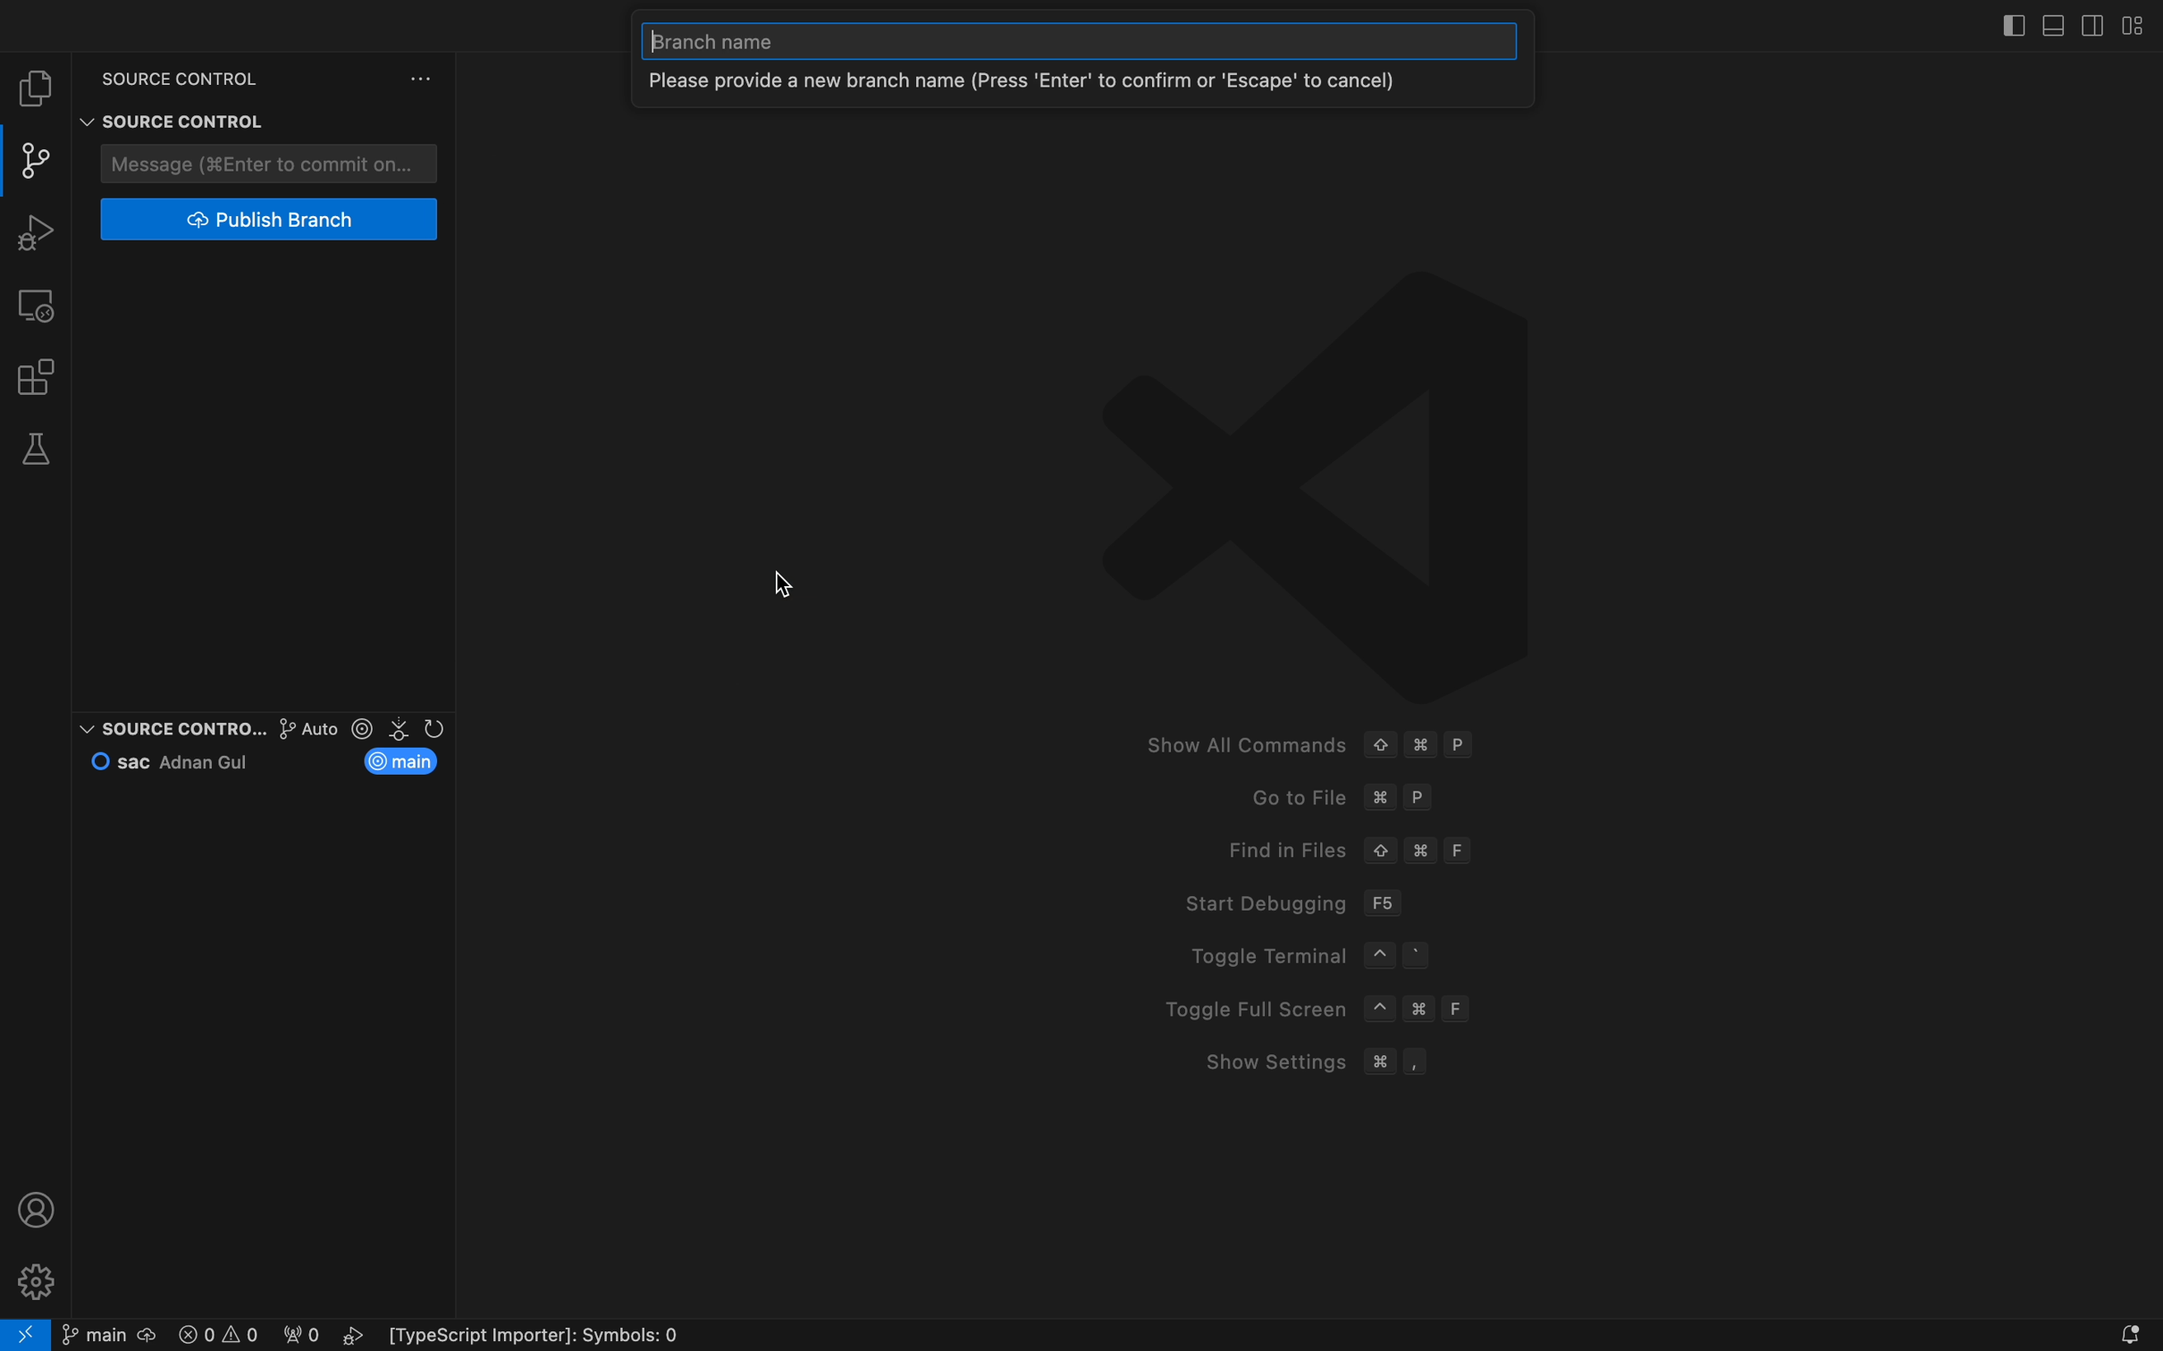 This screenshot has width=2163, height=1351. What do you see at coordinates (1082, 45) in the screenshot?
I see `brabch name text box` at bounding box center [1082, 45].